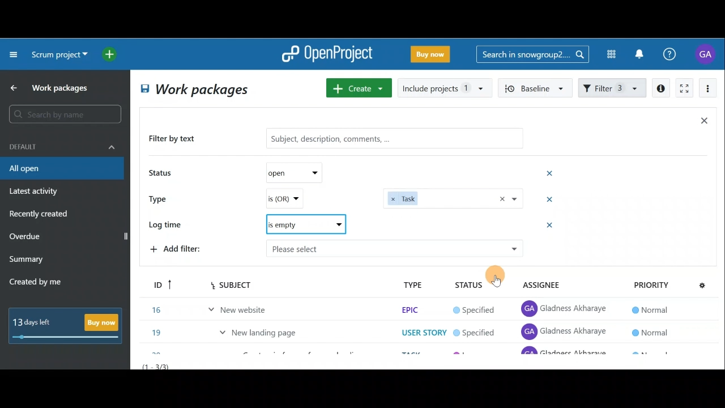  Describe the element at coordinates (649, 306) in the screenshot. I see `normal` at that location.